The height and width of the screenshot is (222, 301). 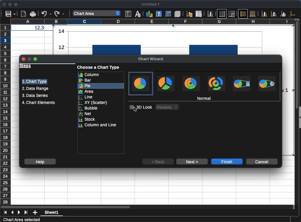 I want to click on Vertical grids, so click(x=253, y=14).